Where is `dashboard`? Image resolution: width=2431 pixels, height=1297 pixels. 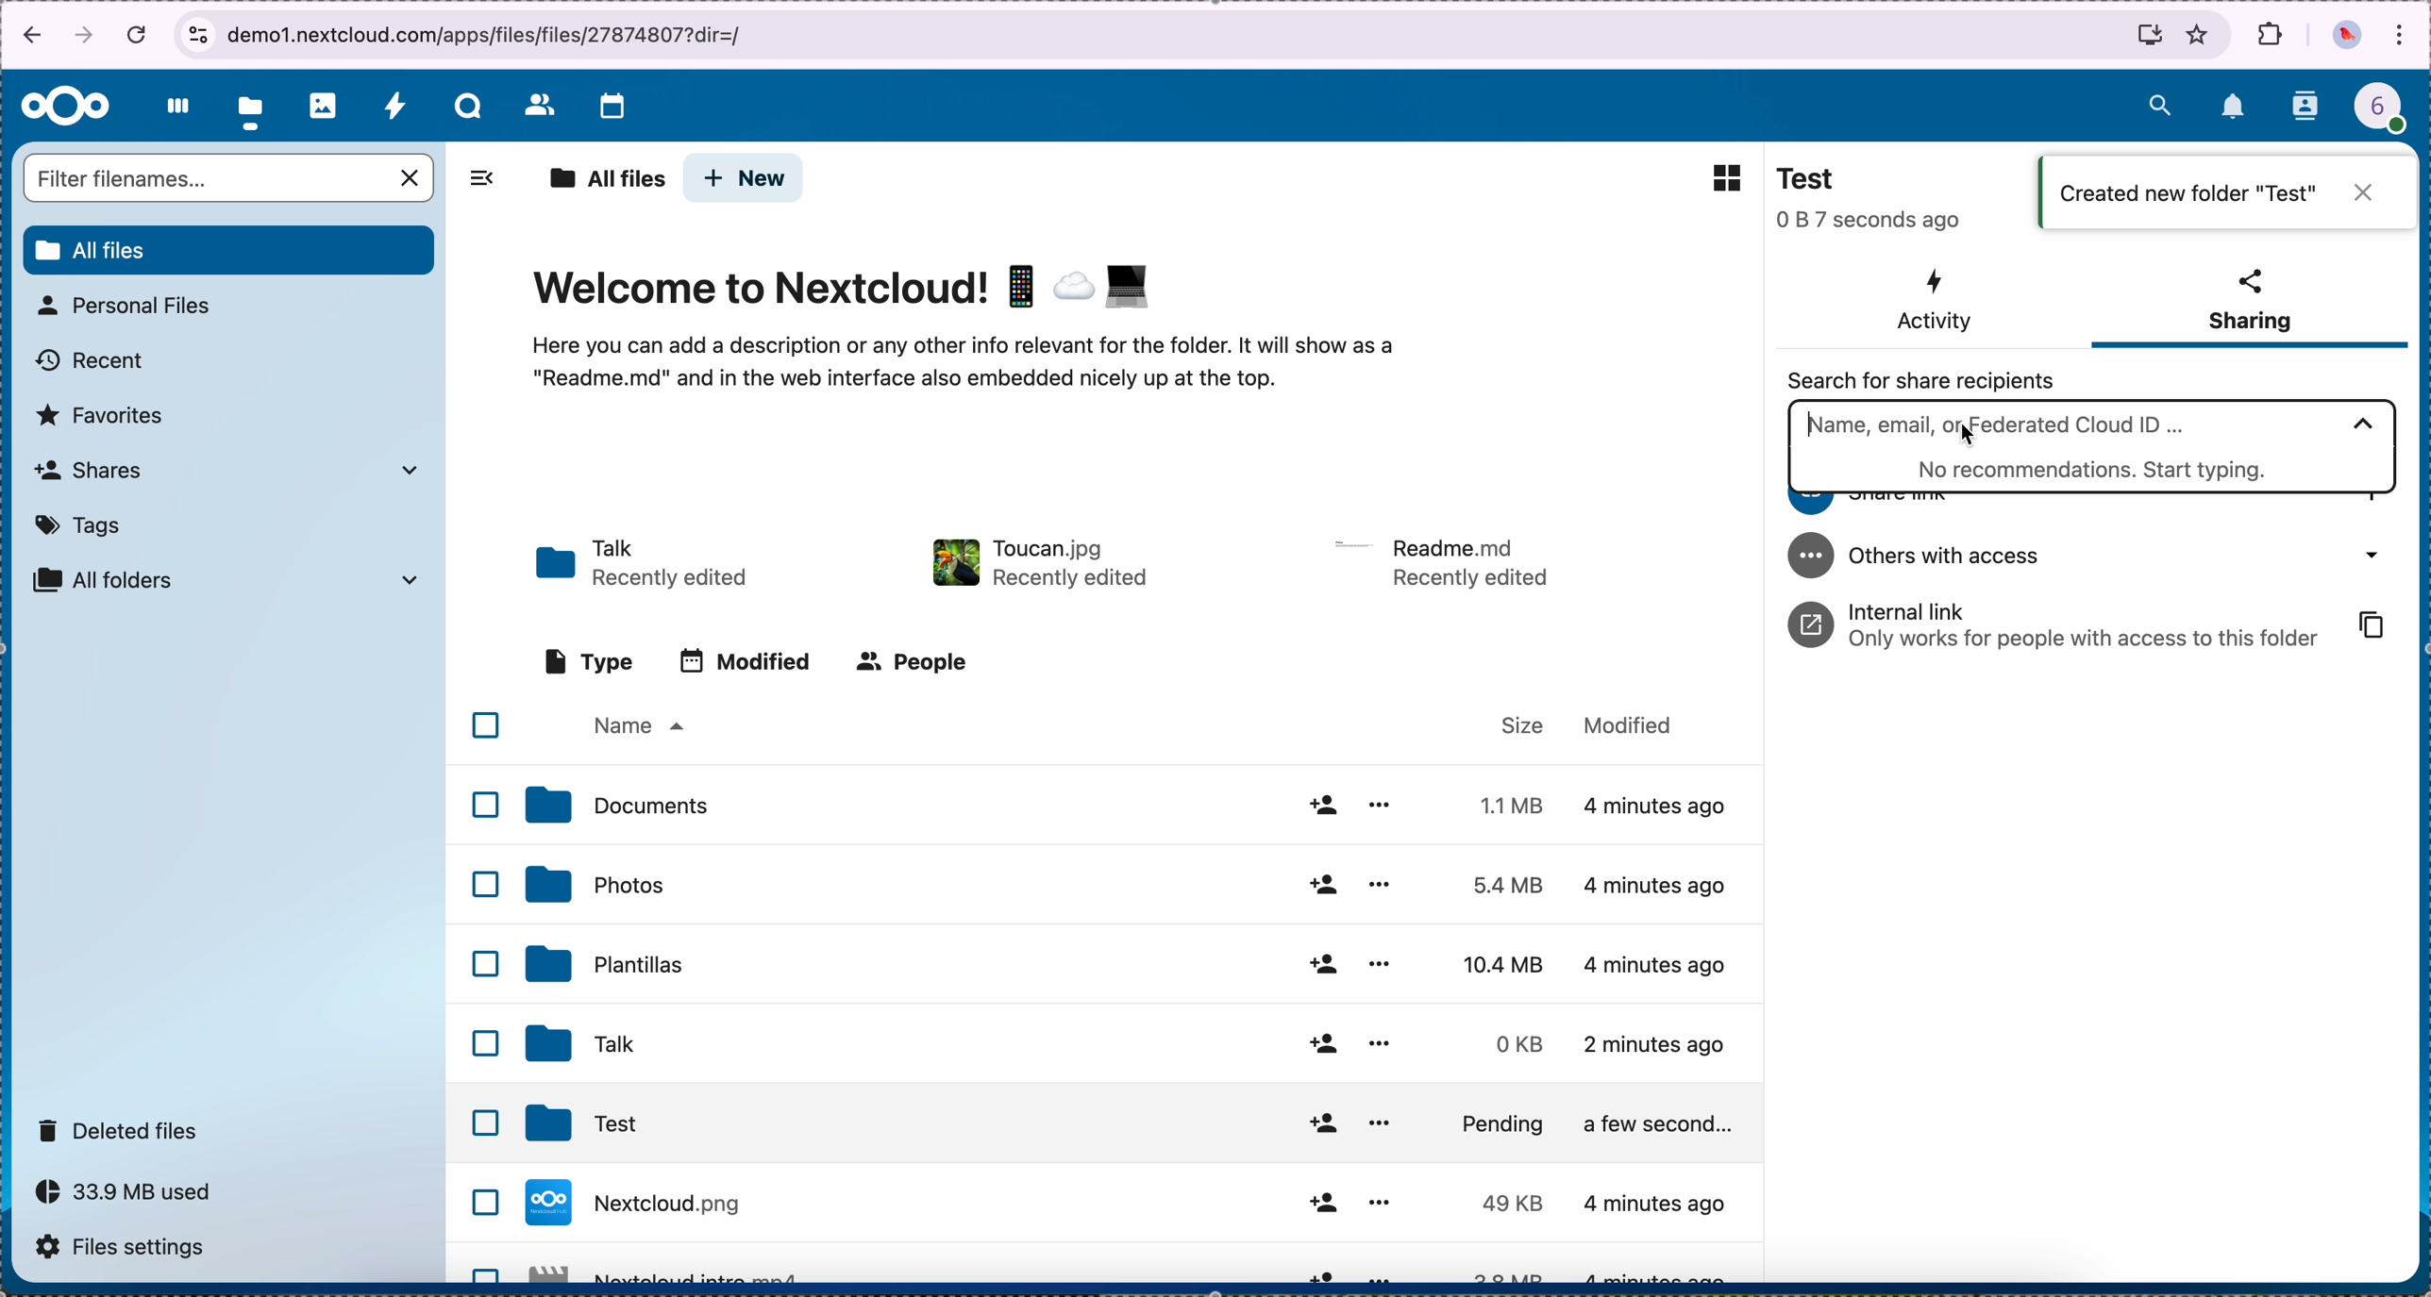 dashboard is located at coordinates (173, 106).